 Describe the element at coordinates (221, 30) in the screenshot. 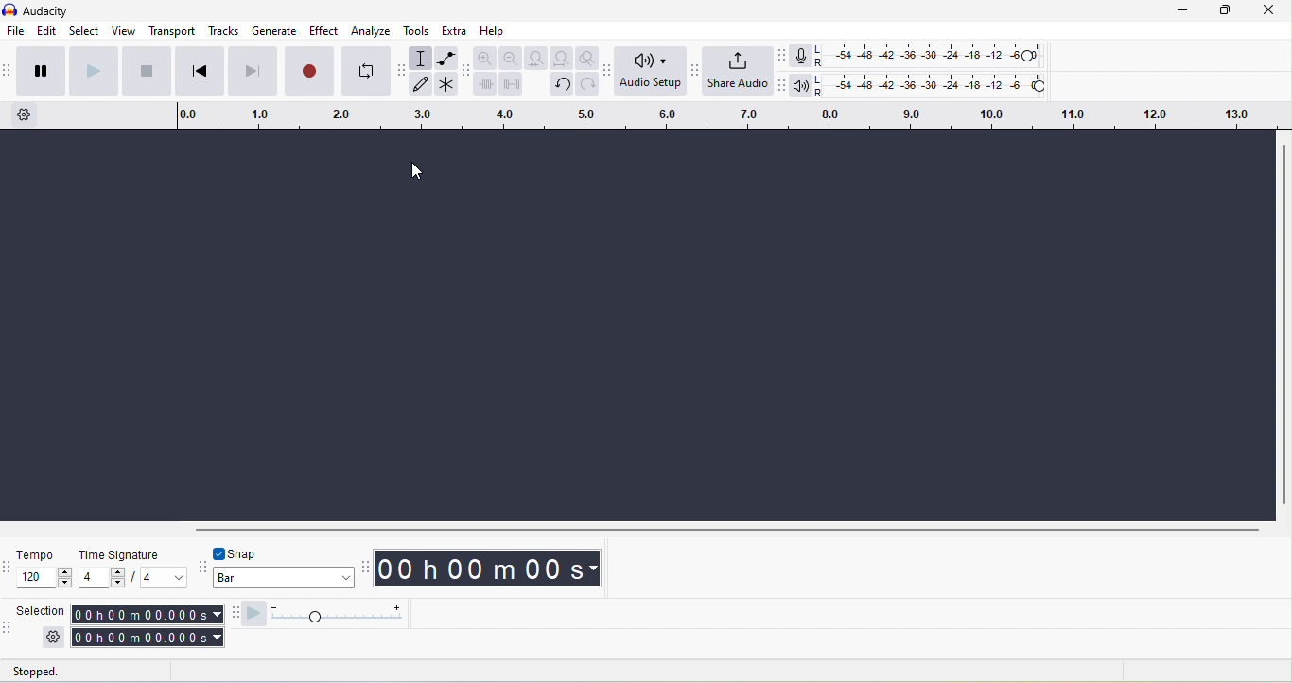

I see `tracks` at that location.